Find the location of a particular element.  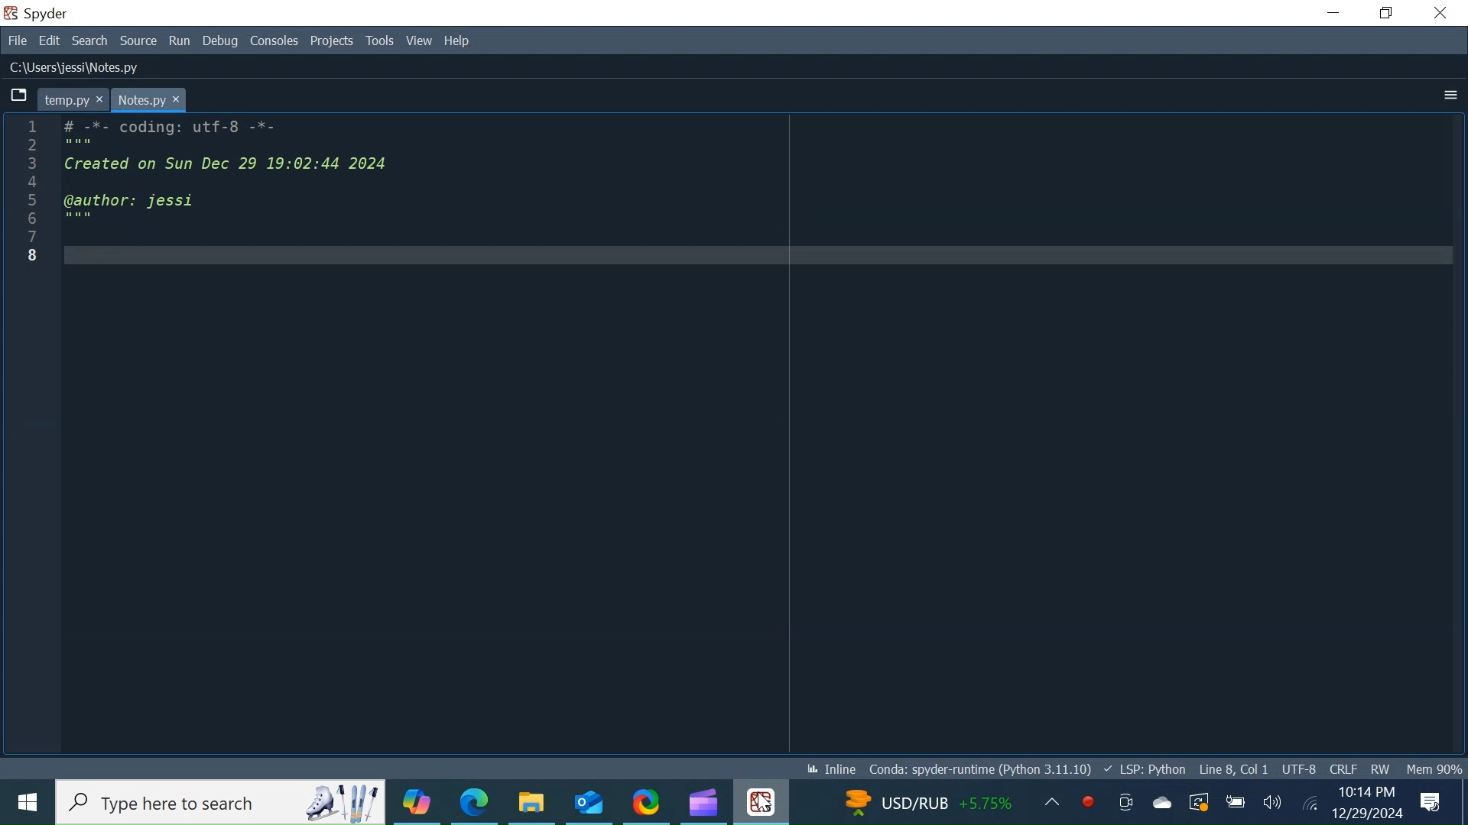

File Permission is located at coordinates (1379, 768).